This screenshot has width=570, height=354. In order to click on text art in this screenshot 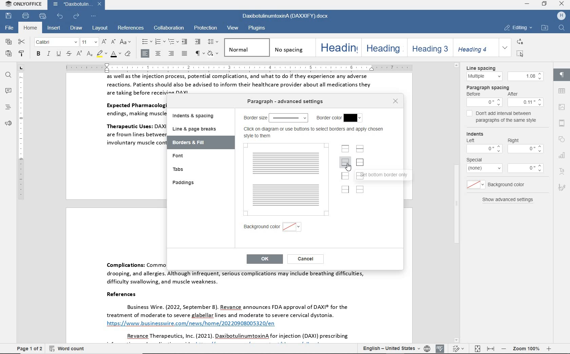, I will do `click(563, 172)`.